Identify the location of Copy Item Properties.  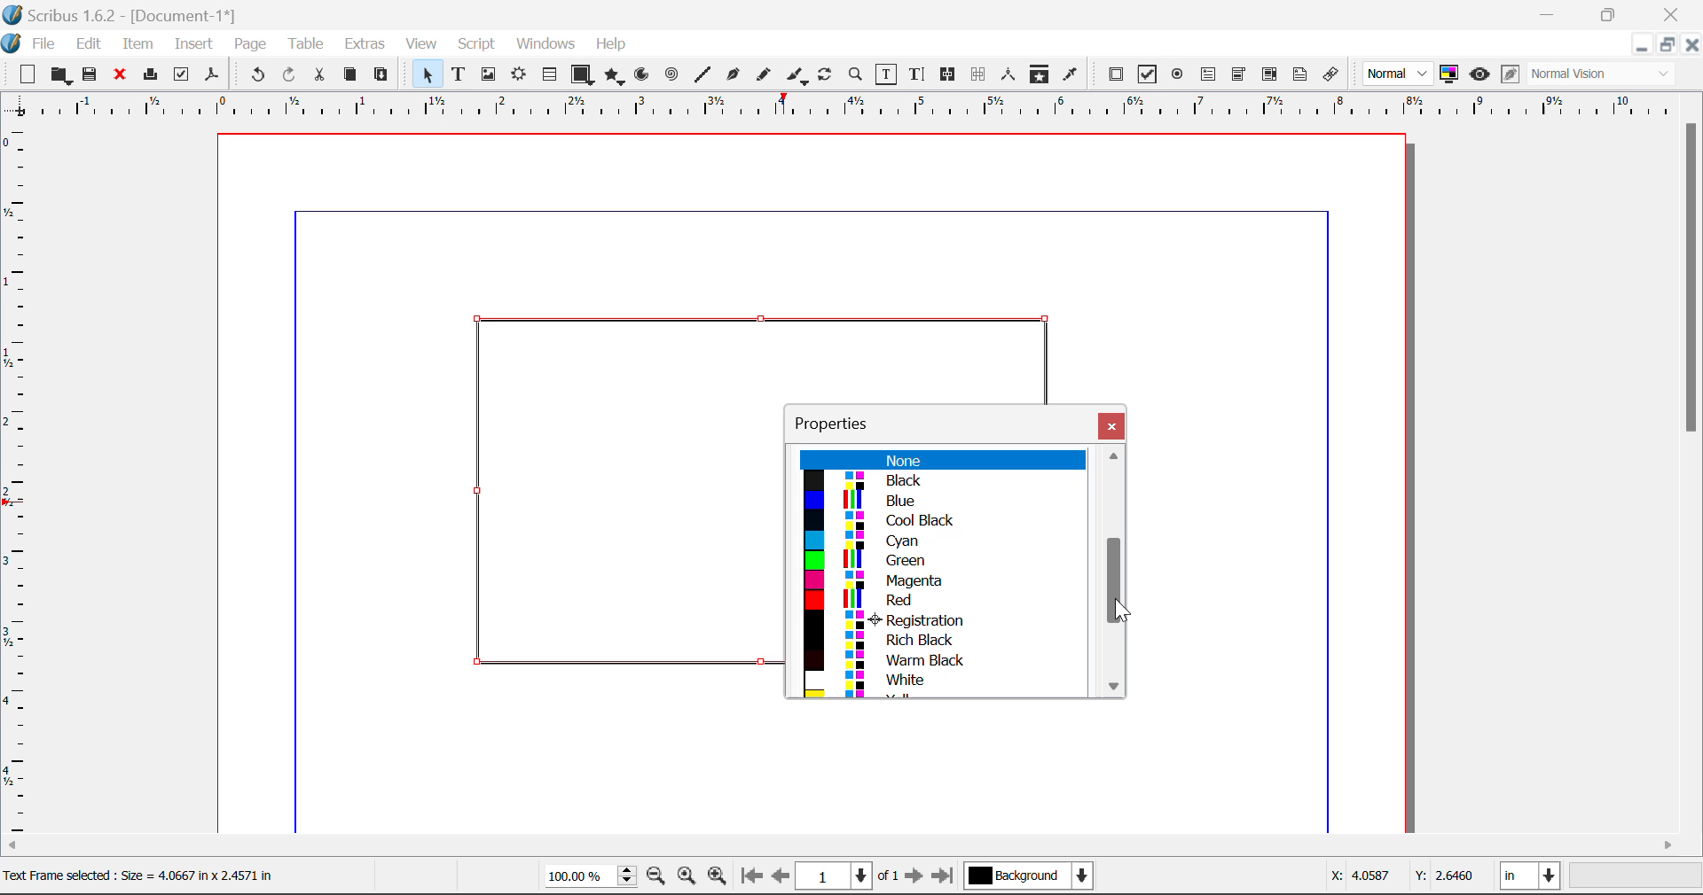
(1039, 74).